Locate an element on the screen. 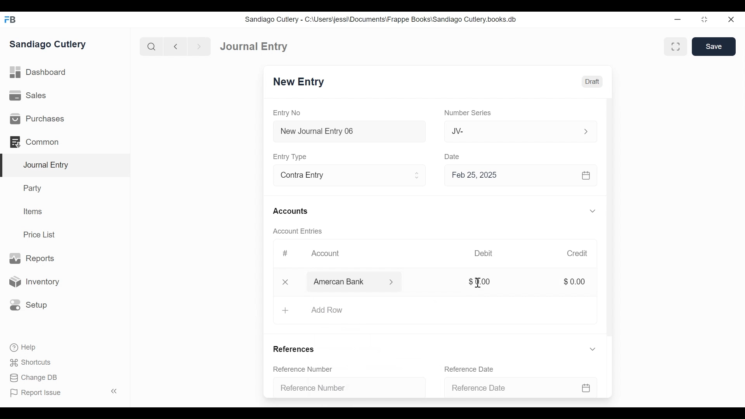 The height and width of the screenshot is (419, 745). Expand is located at coordinates (393, 282).